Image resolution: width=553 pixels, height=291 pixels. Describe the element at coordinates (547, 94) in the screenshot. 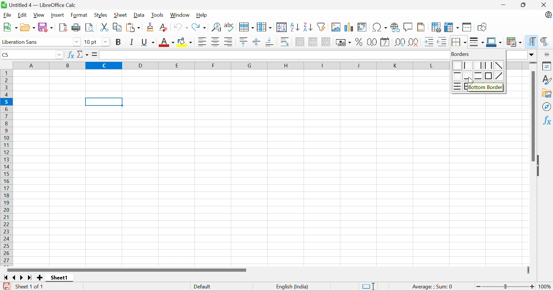

I see `Gallery` at that location.